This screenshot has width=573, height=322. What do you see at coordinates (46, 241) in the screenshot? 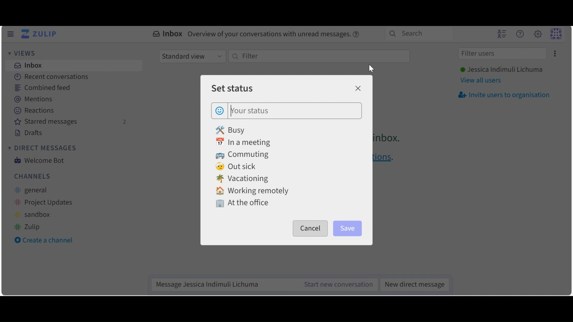
I see `Create a new Channel` at bounding box center [46, 241].